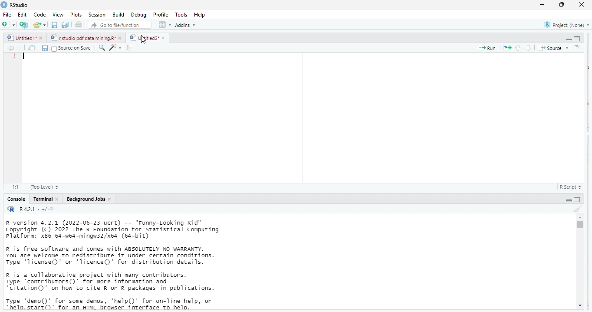 The image size is (592, 312). I want to click on file, so click(8, 14).